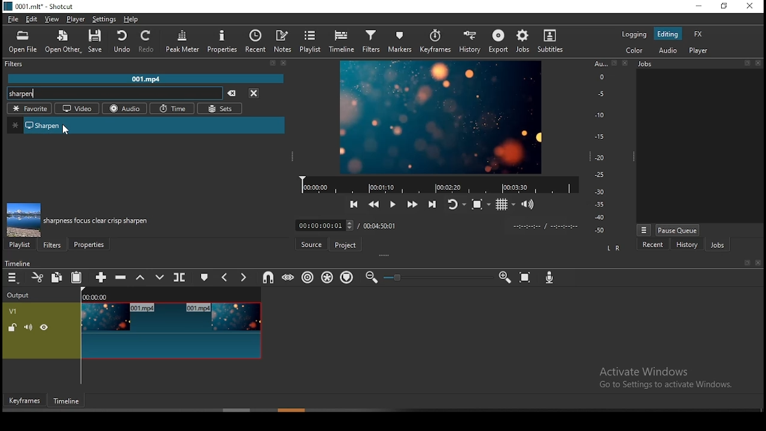  Describe the element at coordinates (96, 220) in the screenshot. I see `sharpness focus clear crisp sharpen` at that location.